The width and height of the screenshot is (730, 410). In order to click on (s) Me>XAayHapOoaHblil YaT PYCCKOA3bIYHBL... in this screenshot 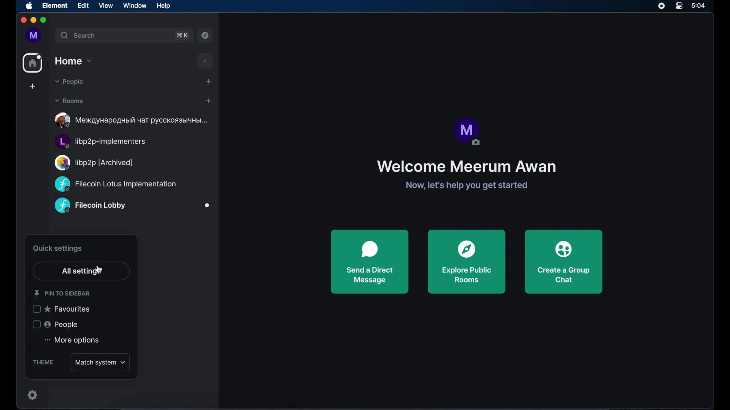, I will do `click(134, 120)`.